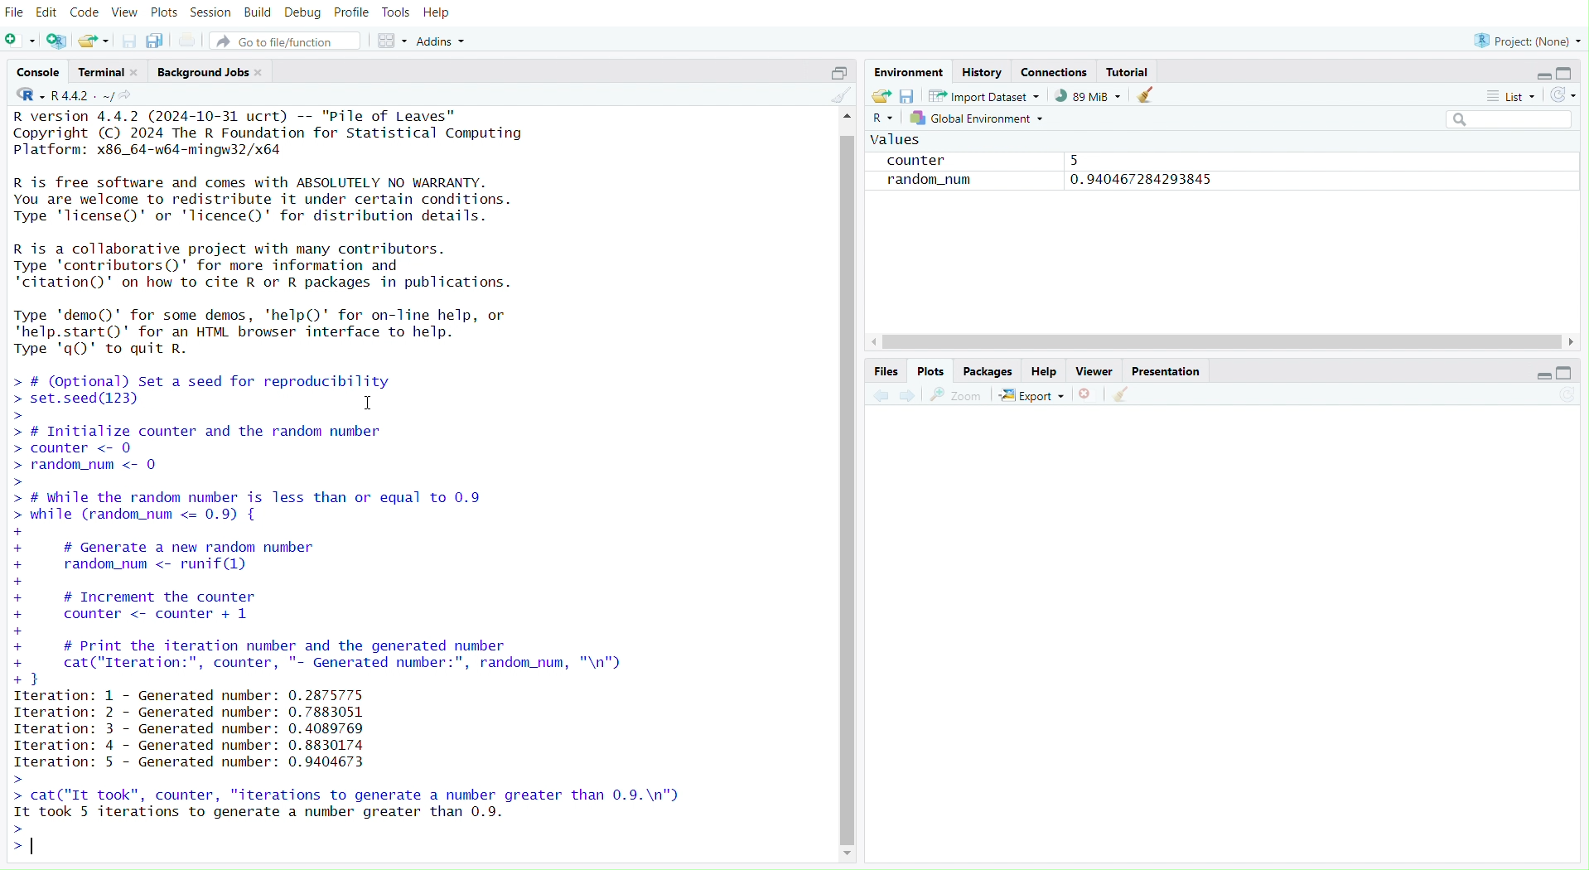 Image resolution: width=1589 pixels, height=870 pixels. I want to click on R.4.4.2~/, so click(84, 96).